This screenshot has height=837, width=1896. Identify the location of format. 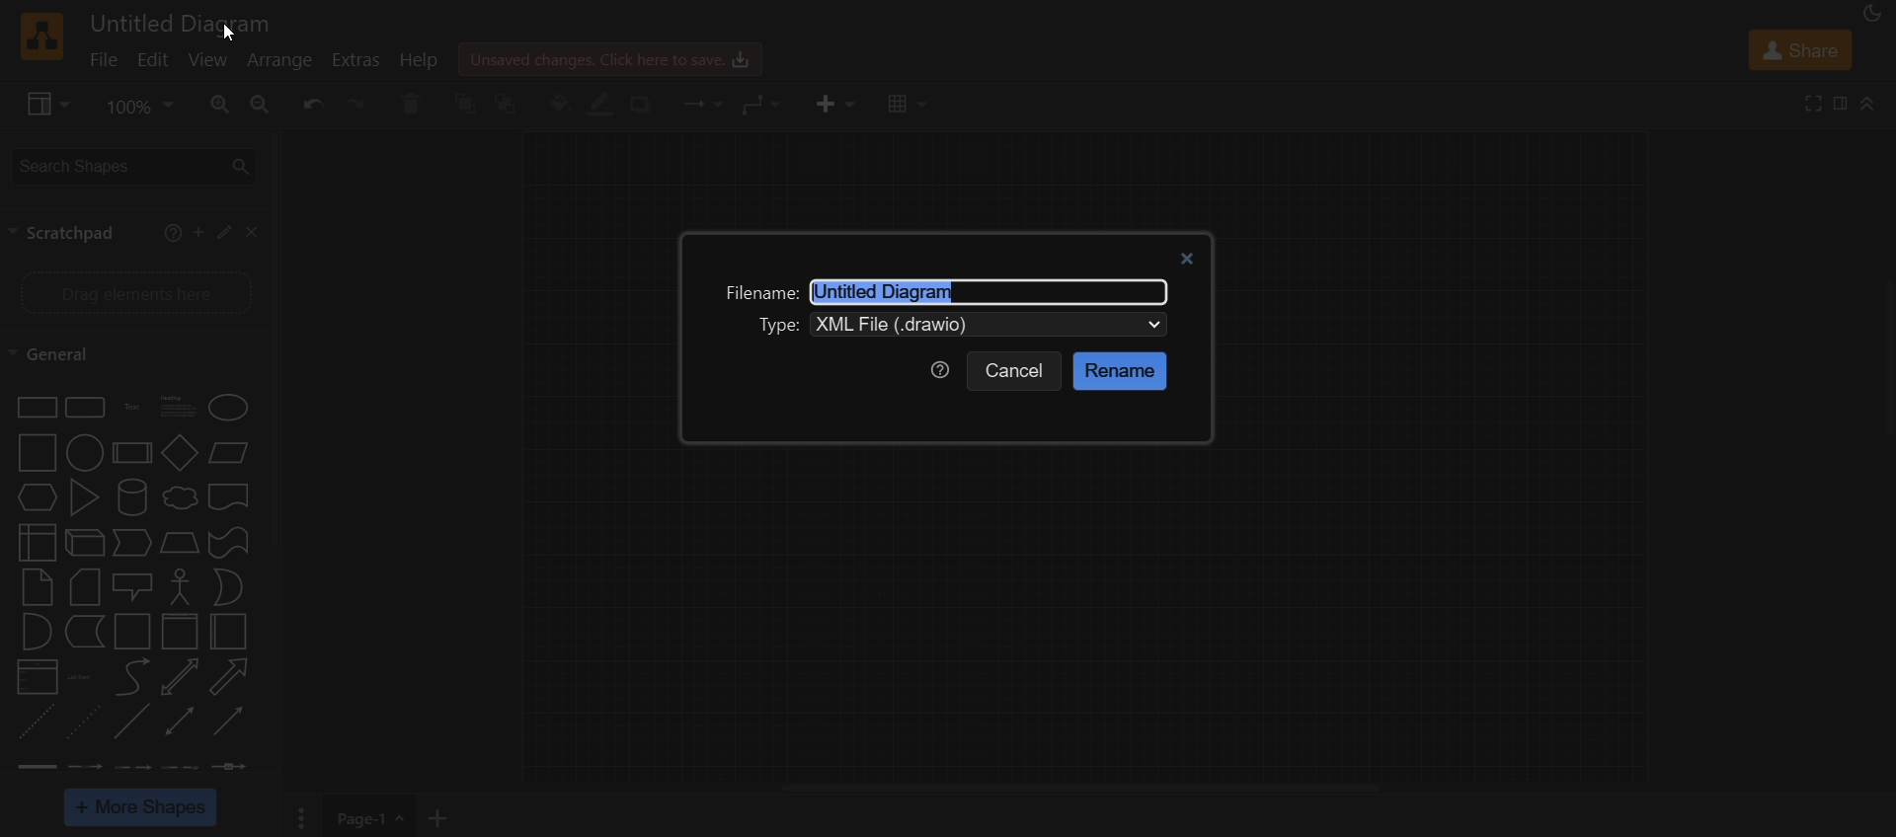
(1843, 106).